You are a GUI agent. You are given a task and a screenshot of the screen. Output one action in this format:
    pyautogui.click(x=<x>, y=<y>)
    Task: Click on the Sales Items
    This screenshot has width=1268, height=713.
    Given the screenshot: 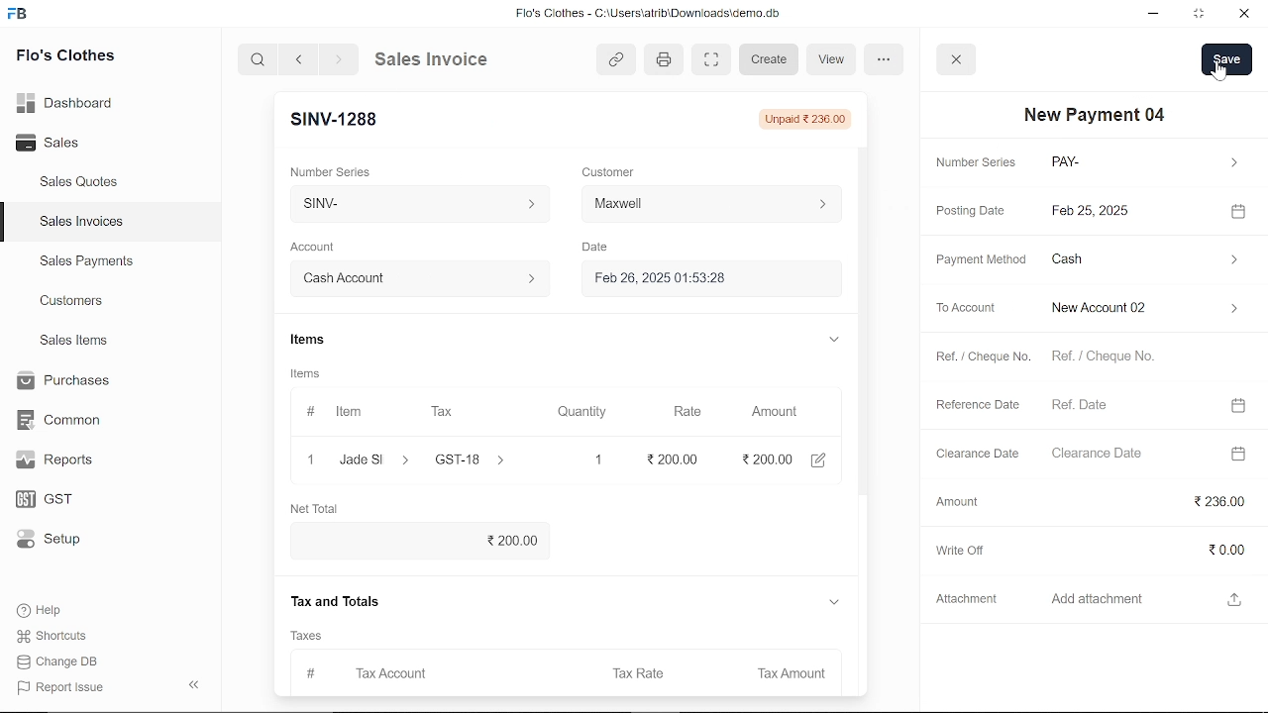 What is the action you would take?
    pyautogui.click(x=73, y=343)
    